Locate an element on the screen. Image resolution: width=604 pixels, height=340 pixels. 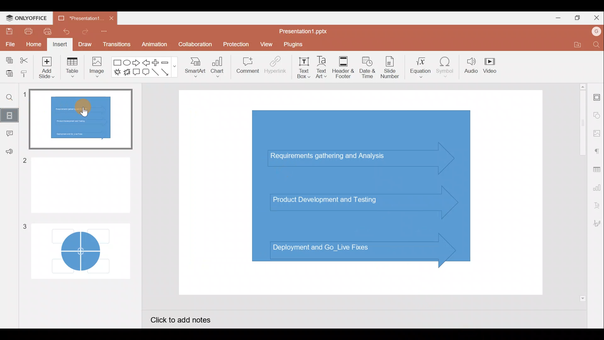
Collaboration is located at coordinates (194, 44).